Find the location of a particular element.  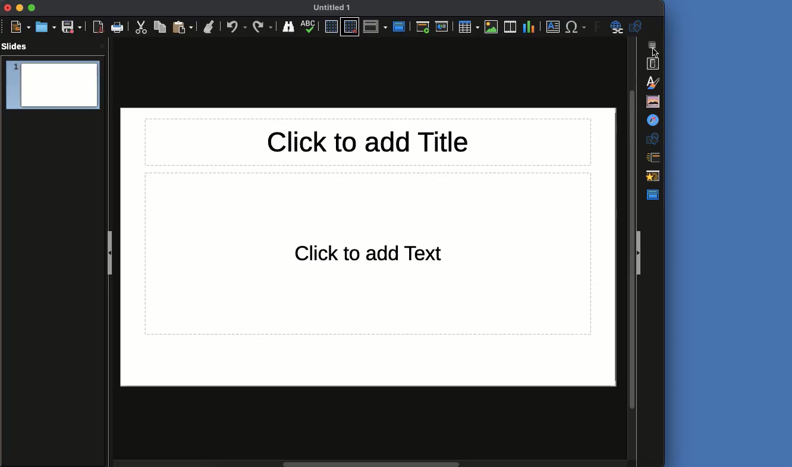

Audio or video is located at coordinates (510, 26).